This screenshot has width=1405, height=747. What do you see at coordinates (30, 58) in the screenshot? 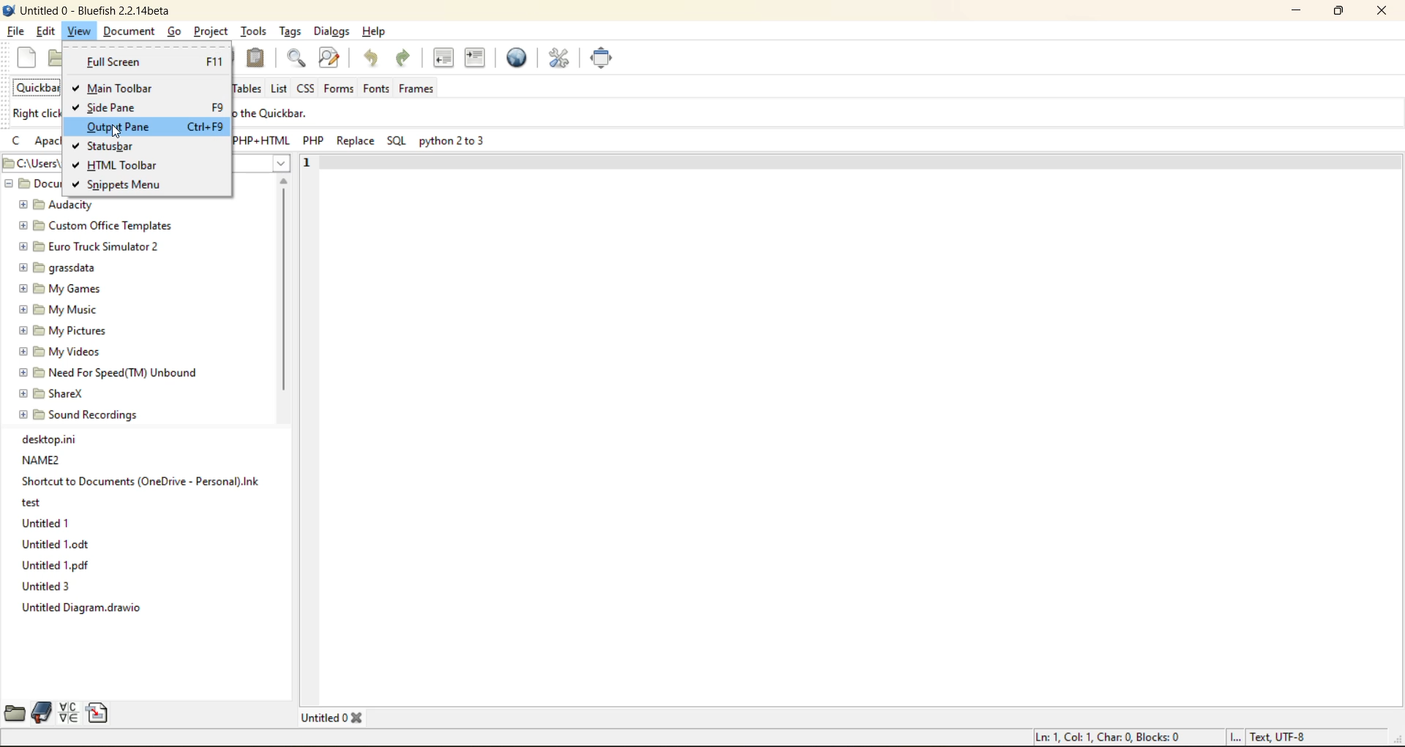
I see `new` at bounding box center [30, 58].